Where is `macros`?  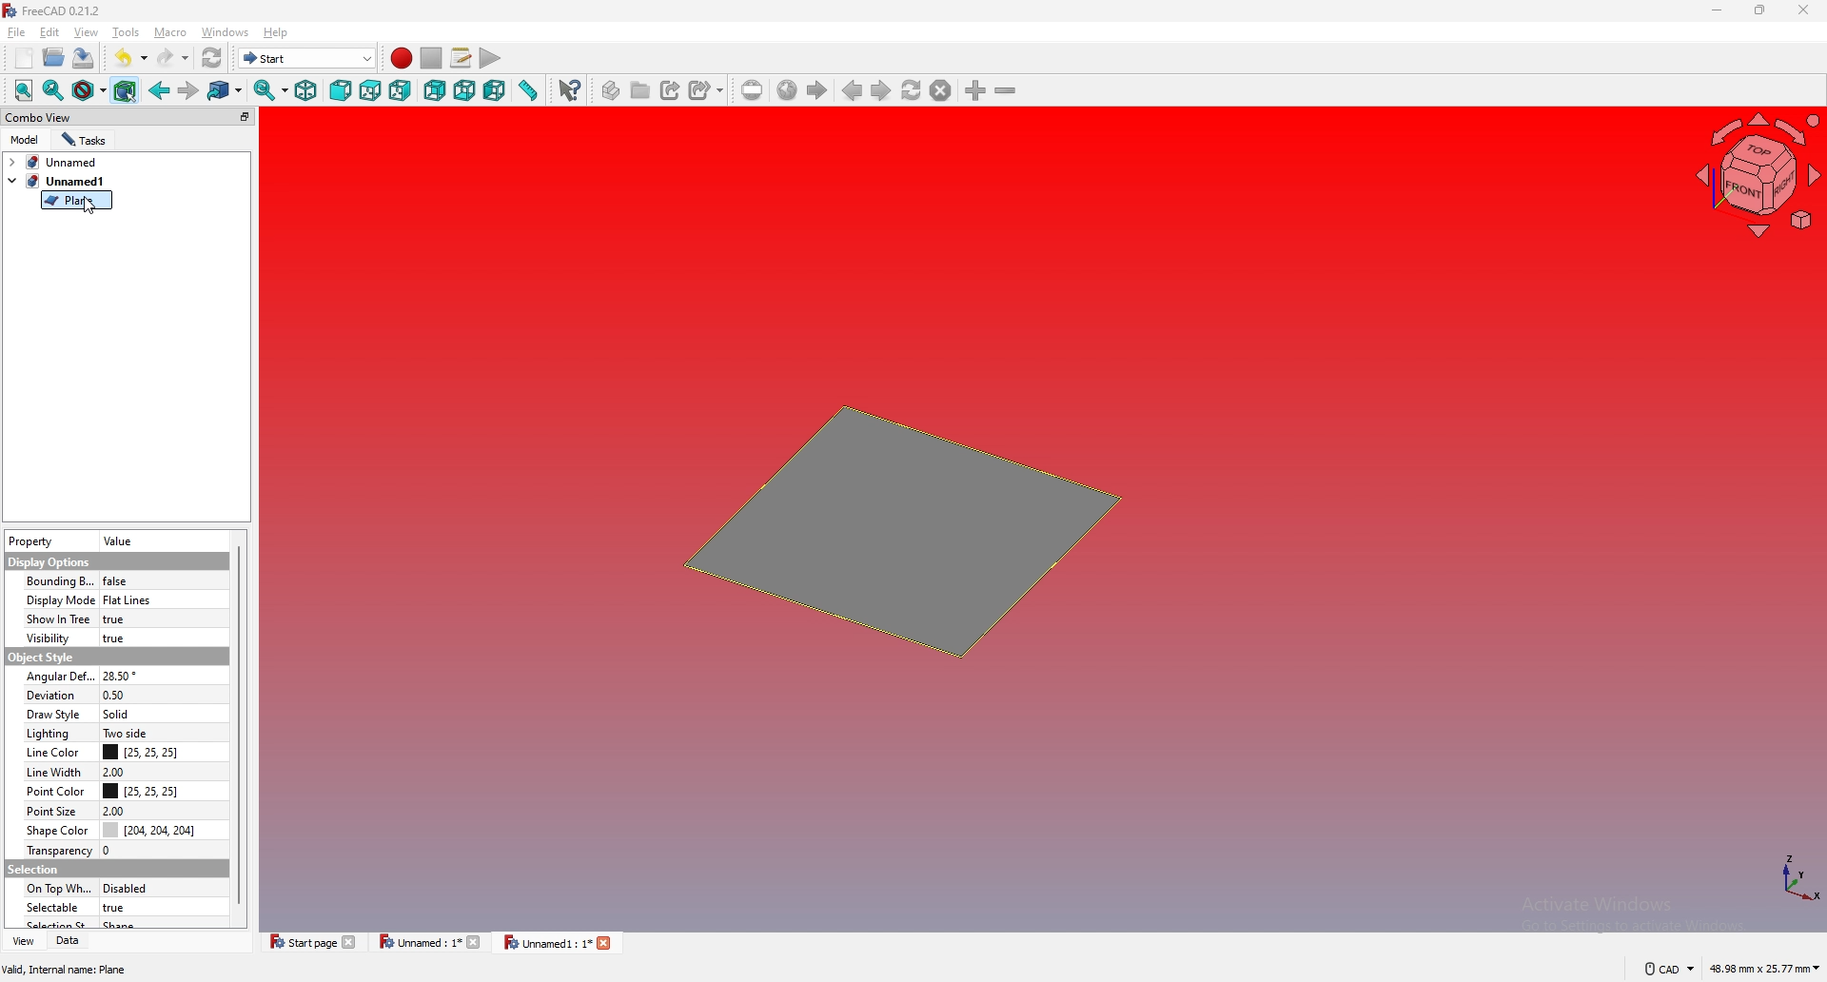
macros is located at coordinates (462, 57).